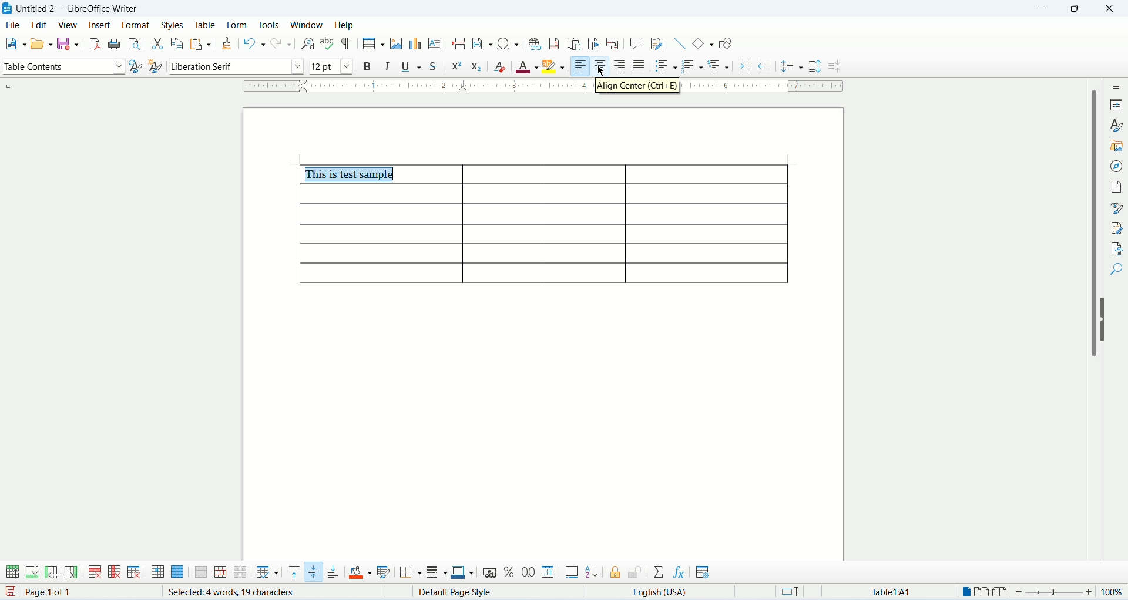  What do you see at coordinates (500, 66) in the screenshot?
I see `clear formatting` at bounding box center [500, 66].